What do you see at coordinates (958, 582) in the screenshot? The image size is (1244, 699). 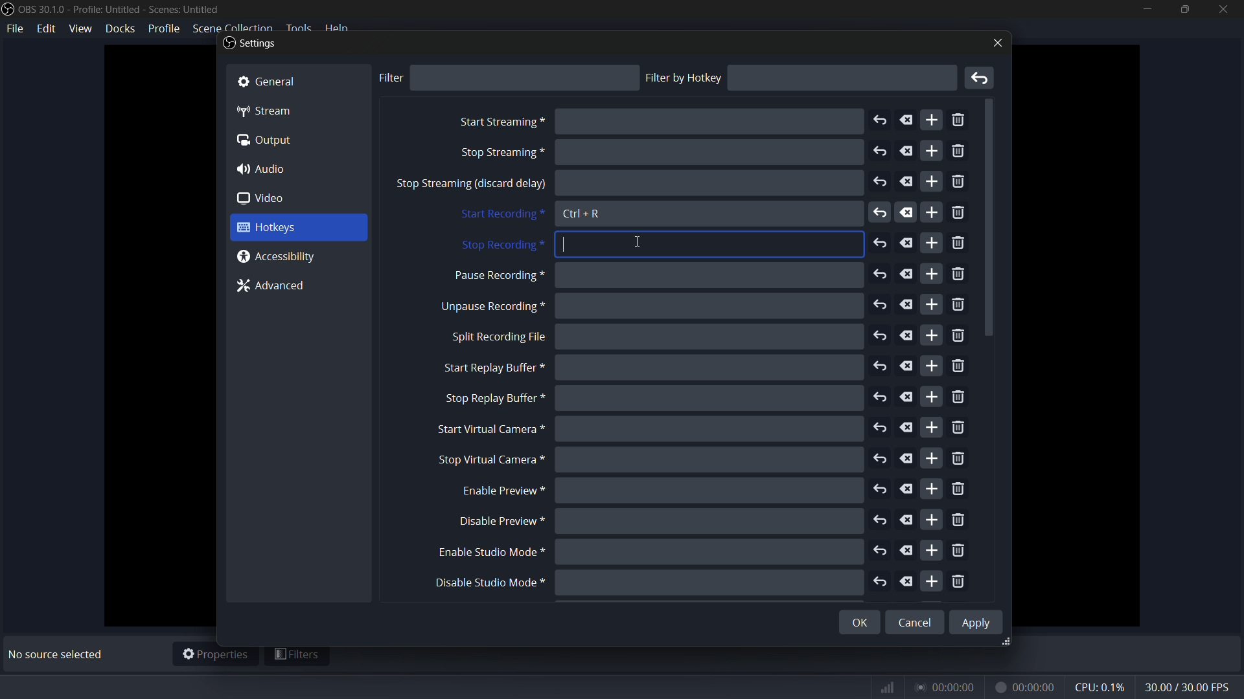 I see `remove` at bounding box center [958, 582].